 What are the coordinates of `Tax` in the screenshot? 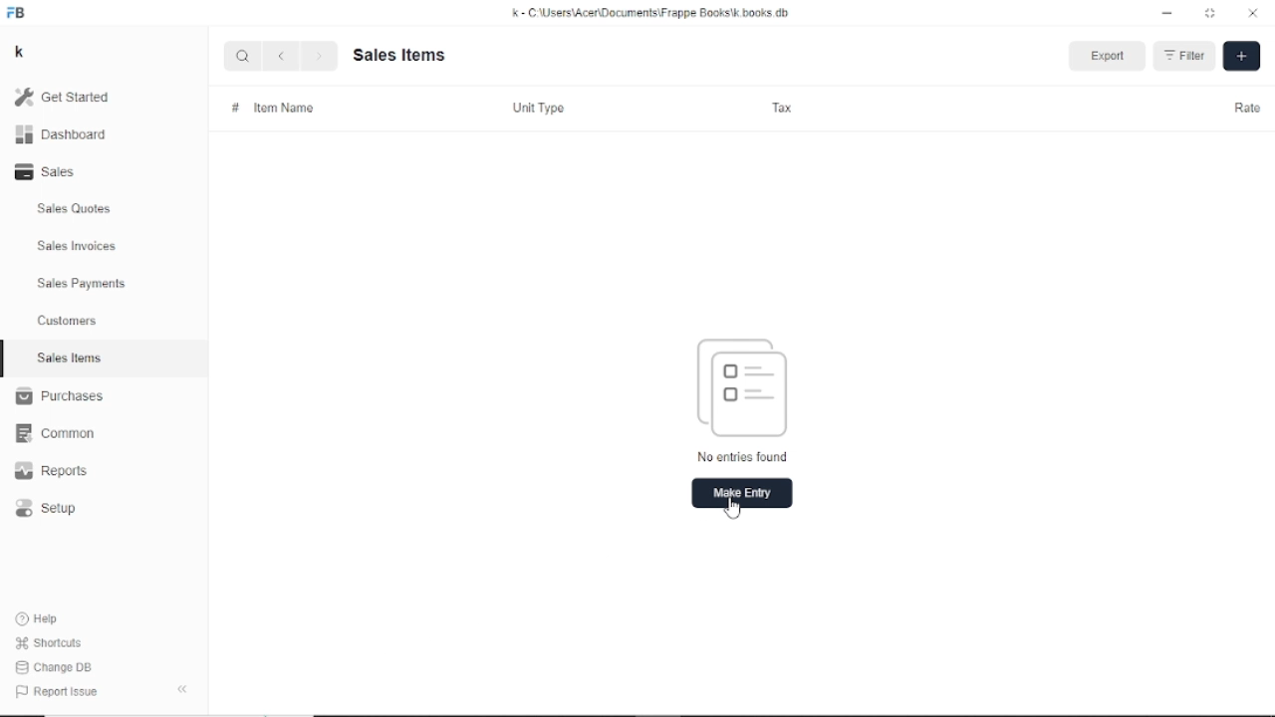 It's located at (783, 108).